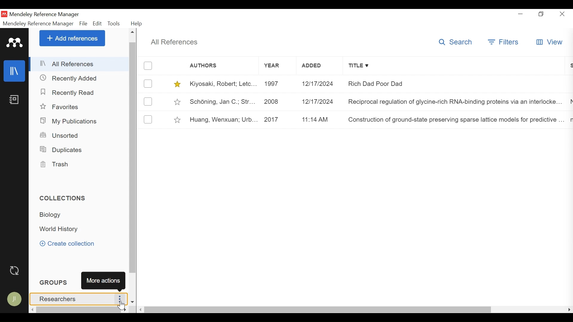 The image size is (573, 322). I want to click on Year, so click(276, 66).